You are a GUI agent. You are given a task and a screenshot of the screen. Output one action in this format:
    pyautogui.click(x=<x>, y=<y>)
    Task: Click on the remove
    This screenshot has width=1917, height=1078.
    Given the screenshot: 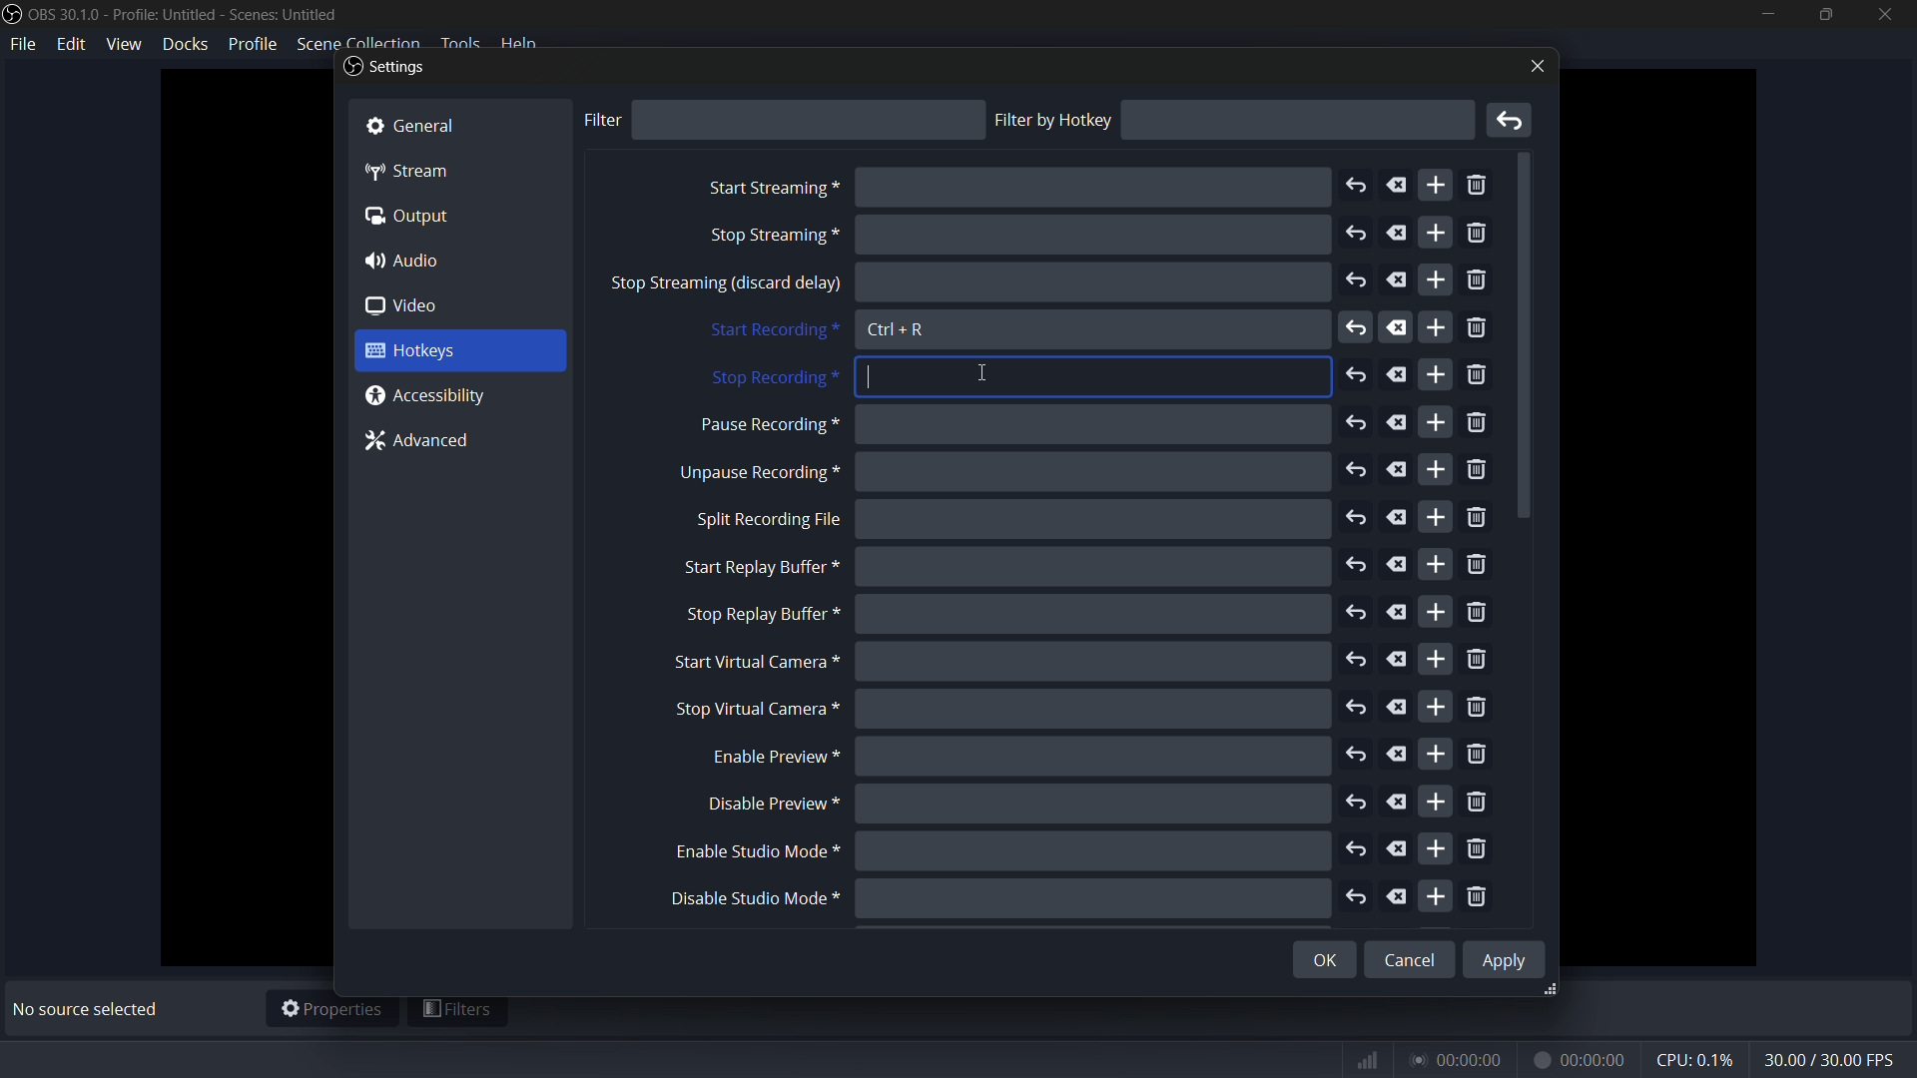 What is the action you would take?
    pyautogui.click(x=1476, y=472)
    